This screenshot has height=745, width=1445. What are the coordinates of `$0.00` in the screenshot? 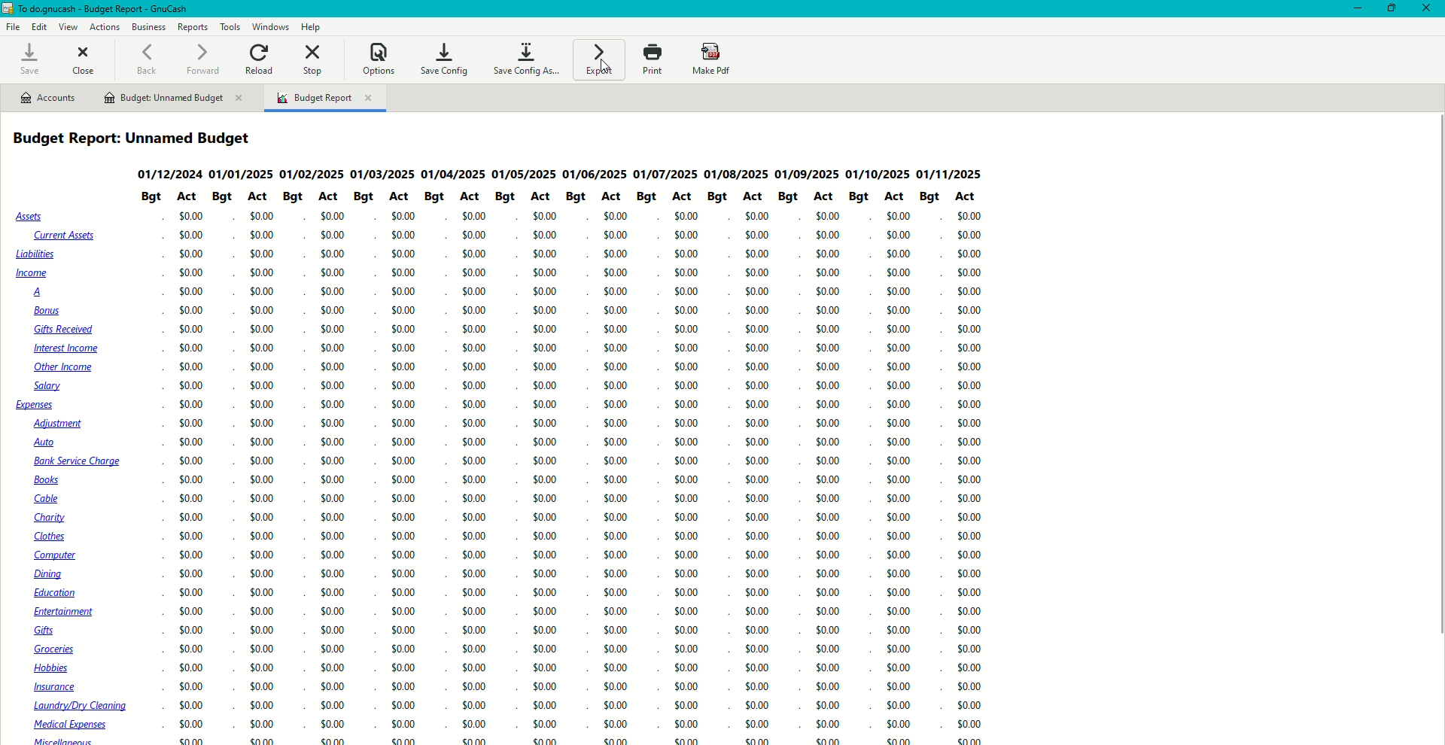 It's located at (618, 629).